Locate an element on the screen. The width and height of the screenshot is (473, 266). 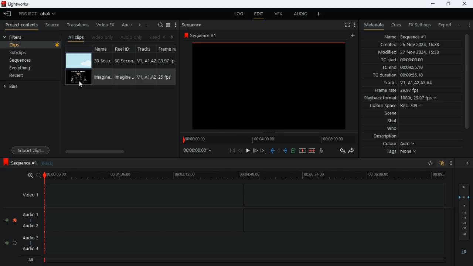
import clips is located at coordinates (32, 150).